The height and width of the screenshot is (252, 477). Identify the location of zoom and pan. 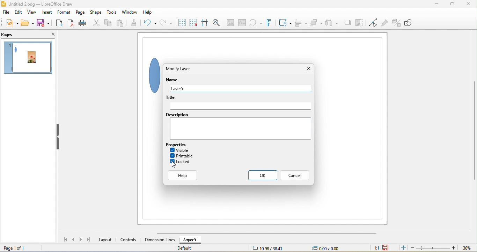
(216, 23).